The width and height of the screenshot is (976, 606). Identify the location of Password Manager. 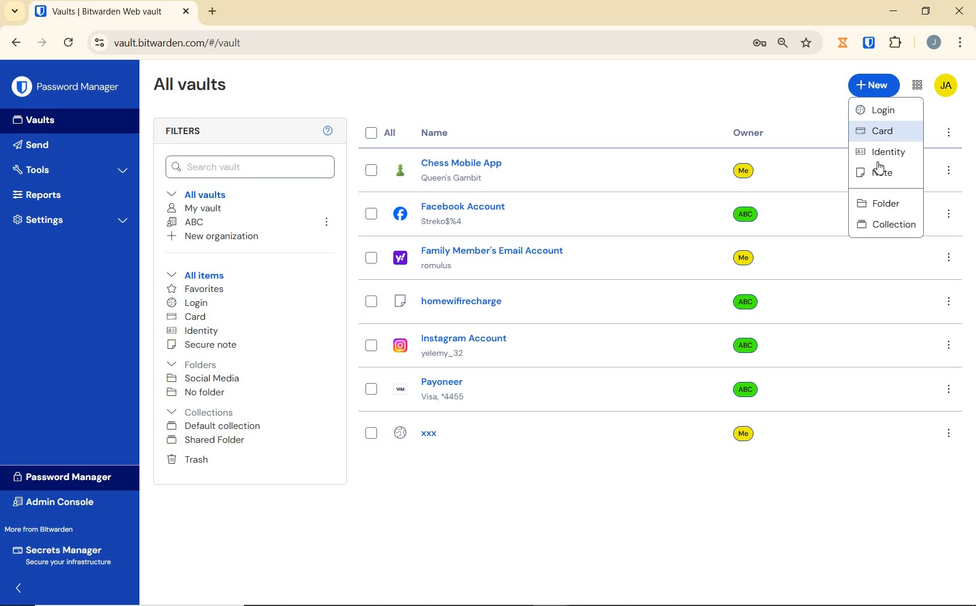
(66, 477).